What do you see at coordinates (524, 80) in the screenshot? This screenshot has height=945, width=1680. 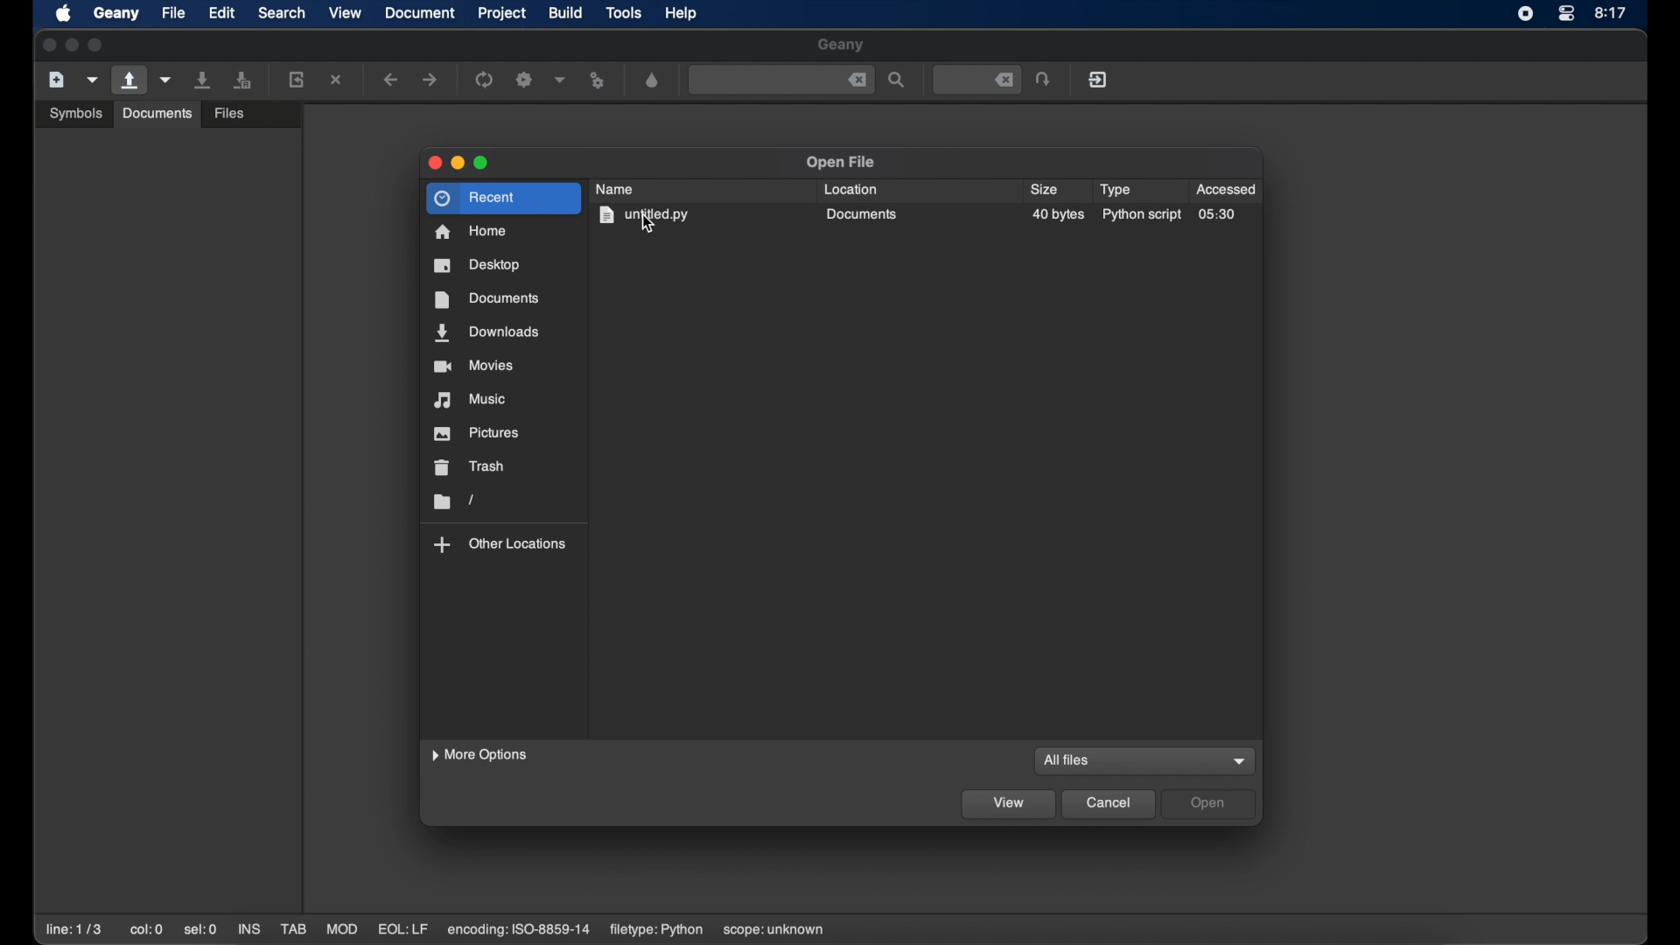 I see `build the current file` at bounding box center [524, 80].